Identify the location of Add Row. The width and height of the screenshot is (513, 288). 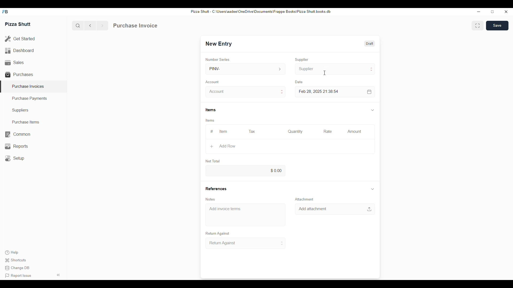
(225, 146).